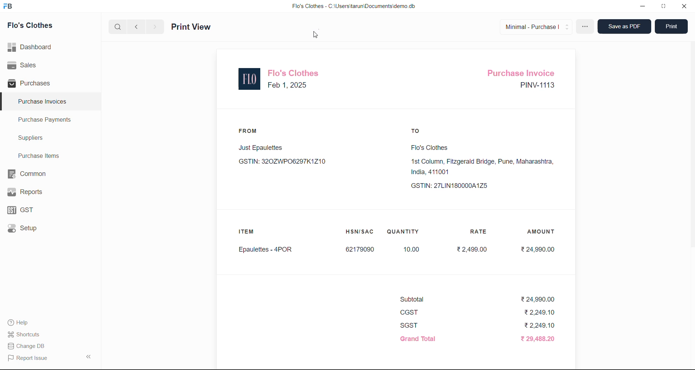 Image resolution: width=695 pixels, height=370 pixels. What do you see at coordinates (197, 27) in the screenshot?
I see ` Print View` at bounding box center [197, 27].